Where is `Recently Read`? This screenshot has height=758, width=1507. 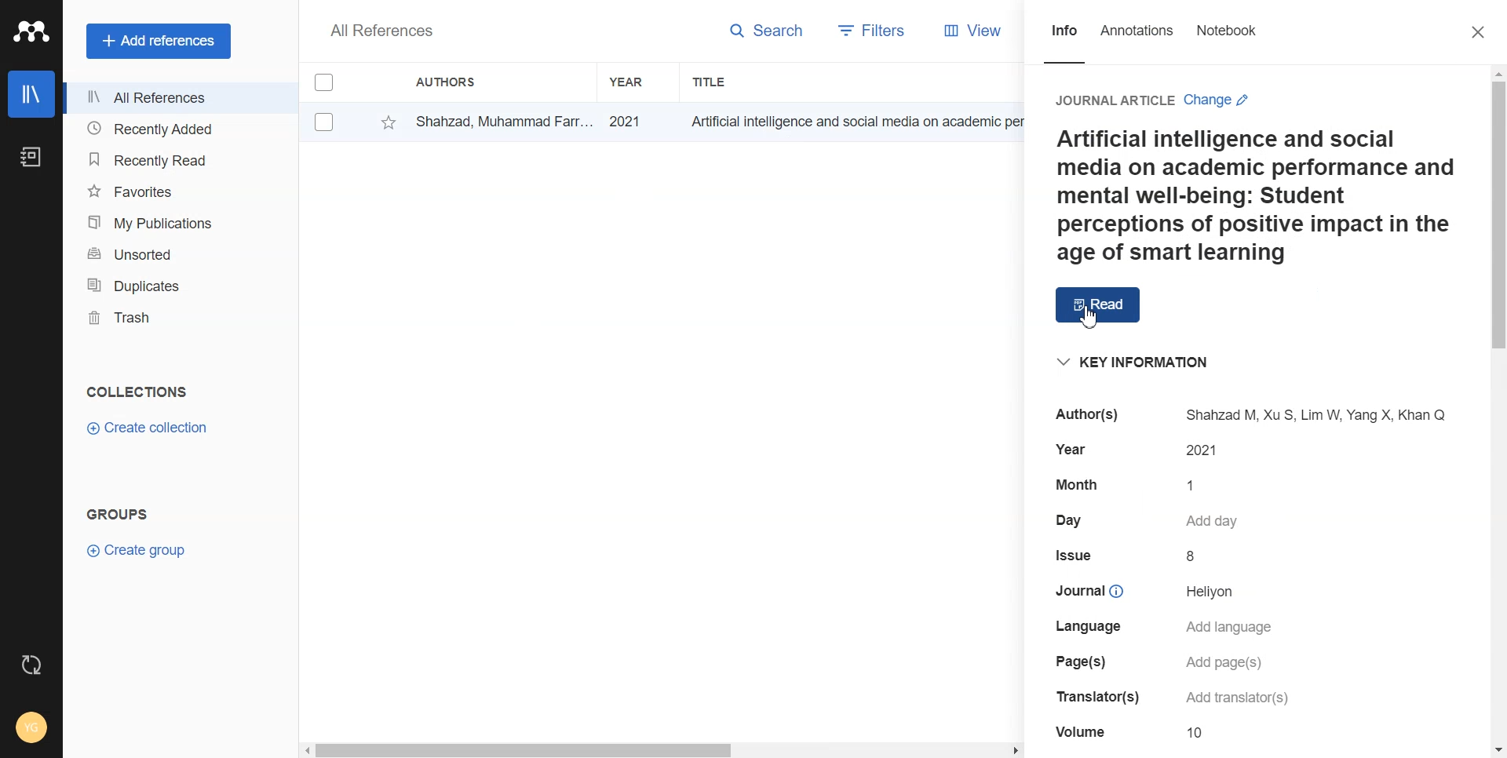
Recently Read is located at coordinates (177, 159).